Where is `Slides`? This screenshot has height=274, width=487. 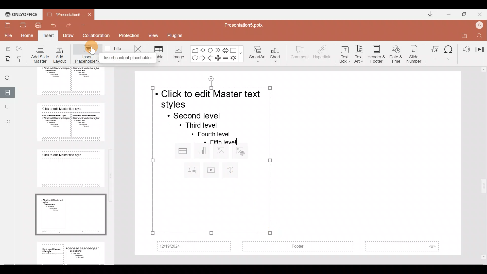 Slides is located at coordinates (8, 92).